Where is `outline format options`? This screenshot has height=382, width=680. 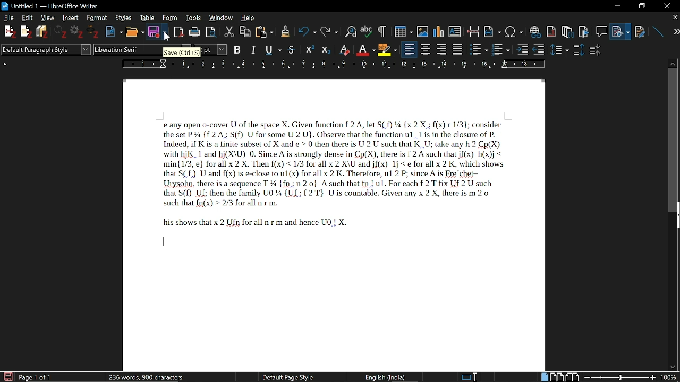 outline format options is located at coordinates (541, 49).